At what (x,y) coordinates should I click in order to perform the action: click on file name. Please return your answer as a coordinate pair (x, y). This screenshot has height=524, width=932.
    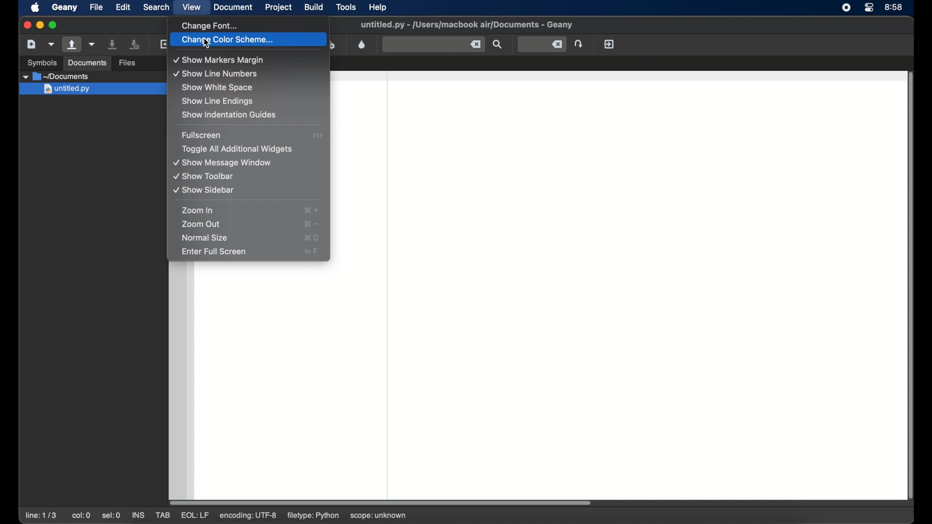
    Looking at the image, I should click on (466, 25).